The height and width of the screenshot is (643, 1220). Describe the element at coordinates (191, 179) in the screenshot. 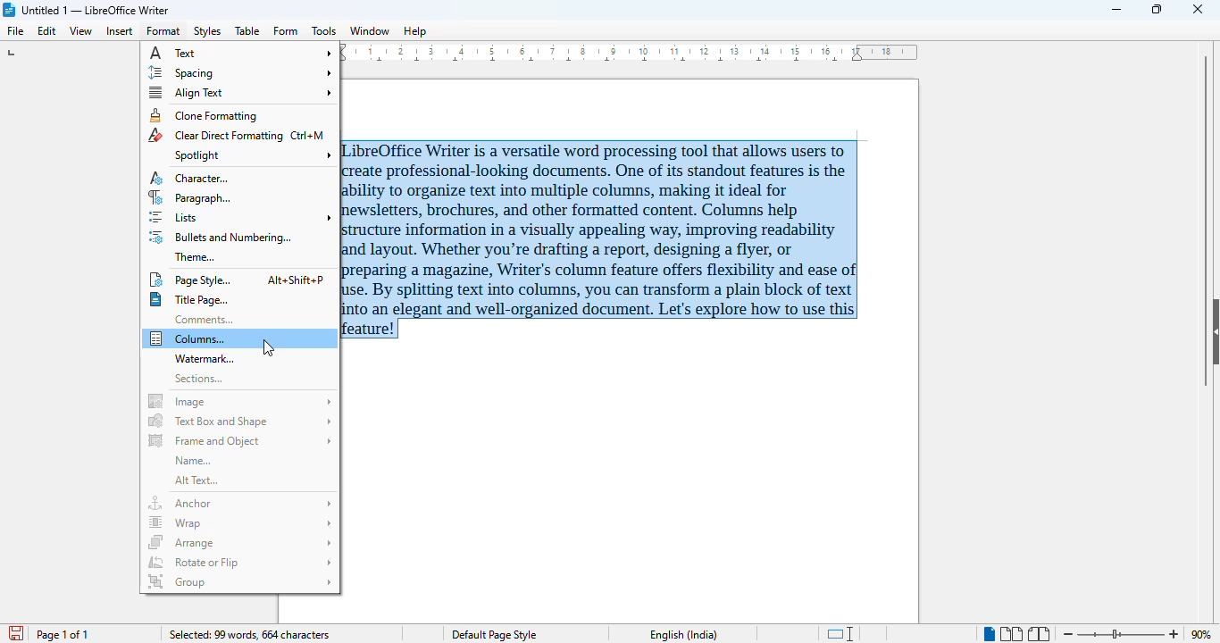

I see `character` at that location.